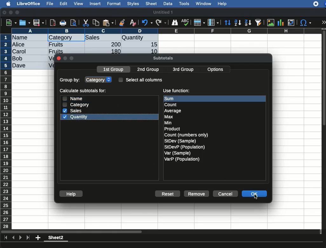  What do you see at coordinates (185, 147) in the screenshot?
I see `SitDevP (Population)` at bounding box center [185, 147].